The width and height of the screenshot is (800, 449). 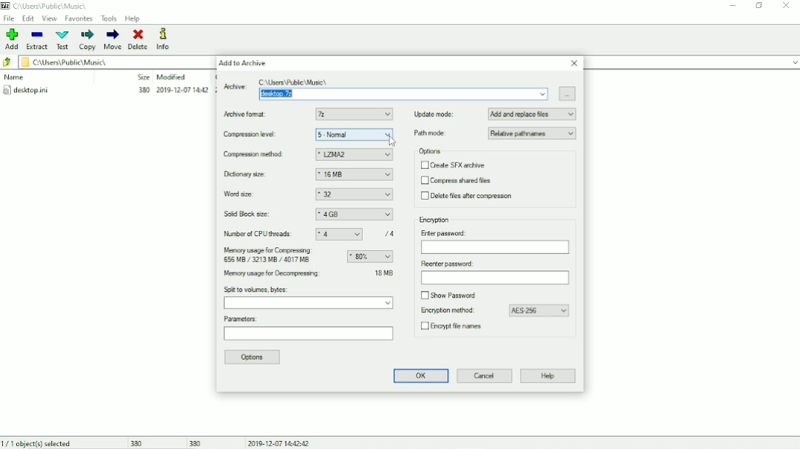 I want to click on Memory usage for decompressing, so click(x=290, y=274).